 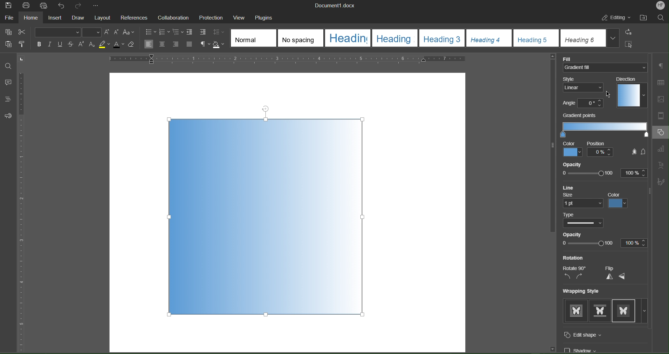 What do you see at coordinates (582, 277) in the screenshot?
I see `90° right` at bounding box center [582, 277].